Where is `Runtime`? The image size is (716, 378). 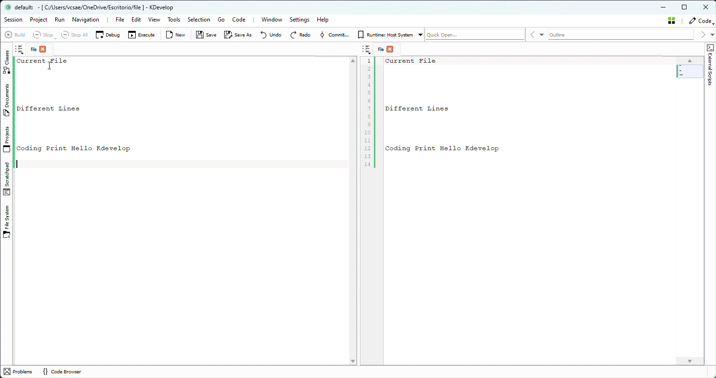 Runtime is located at coordinates (390, 35).